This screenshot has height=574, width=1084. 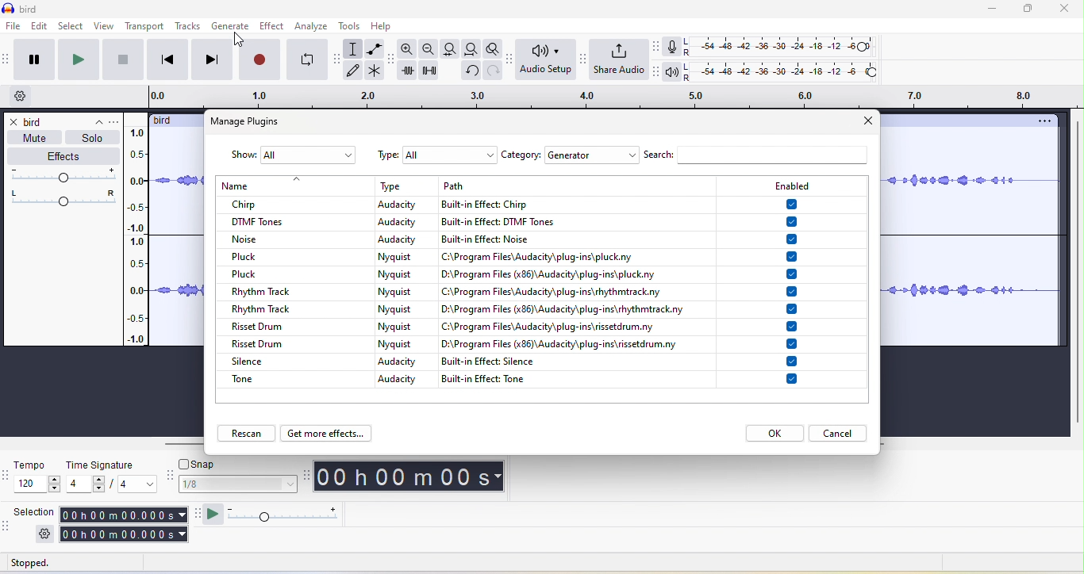 What do you see at coordinates (403, 302) in the screenshot?
I see `nyquist` at bounding box center [403, 302].